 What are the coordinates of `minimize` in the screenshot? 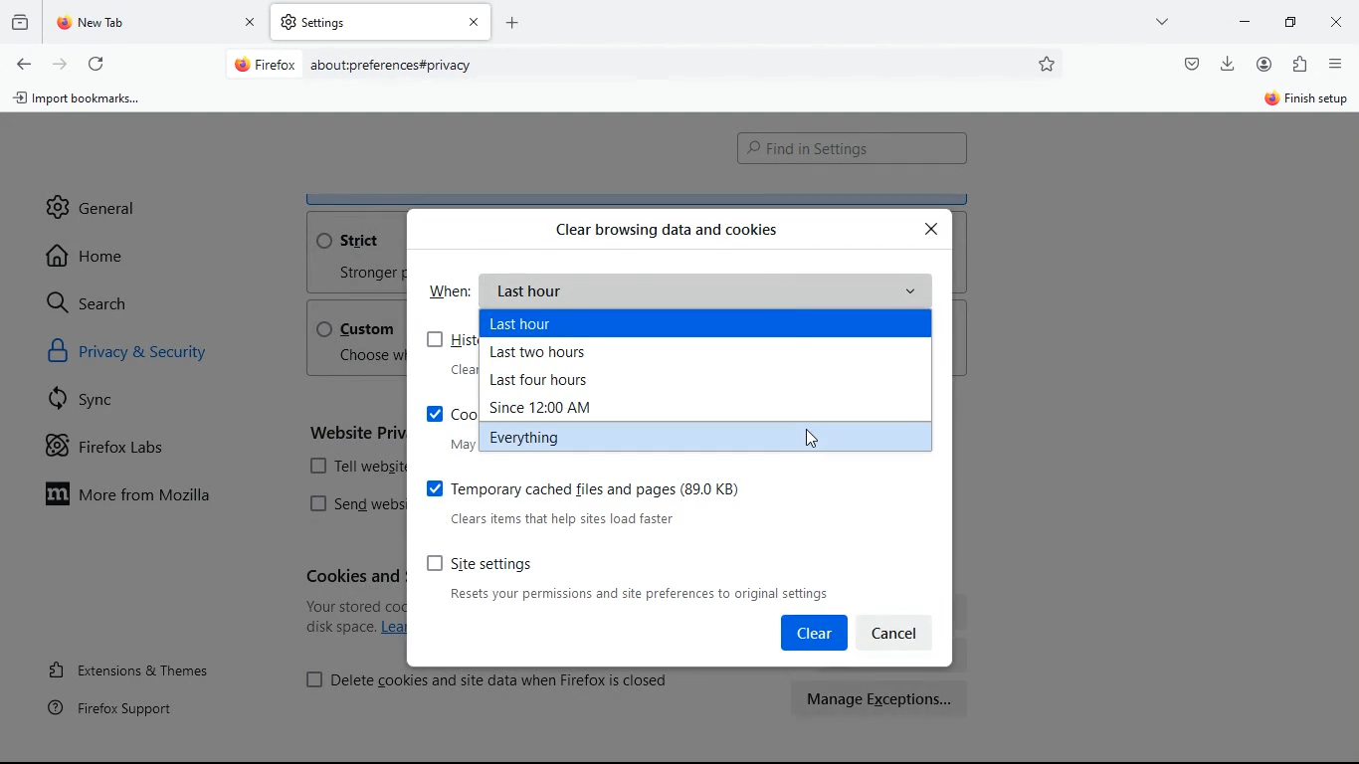 It's located at (1245, 20).